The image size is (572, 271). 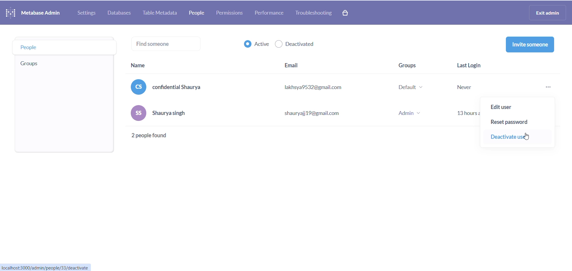 I want to click on deactivated checkbox, so click(x=299, y=44).